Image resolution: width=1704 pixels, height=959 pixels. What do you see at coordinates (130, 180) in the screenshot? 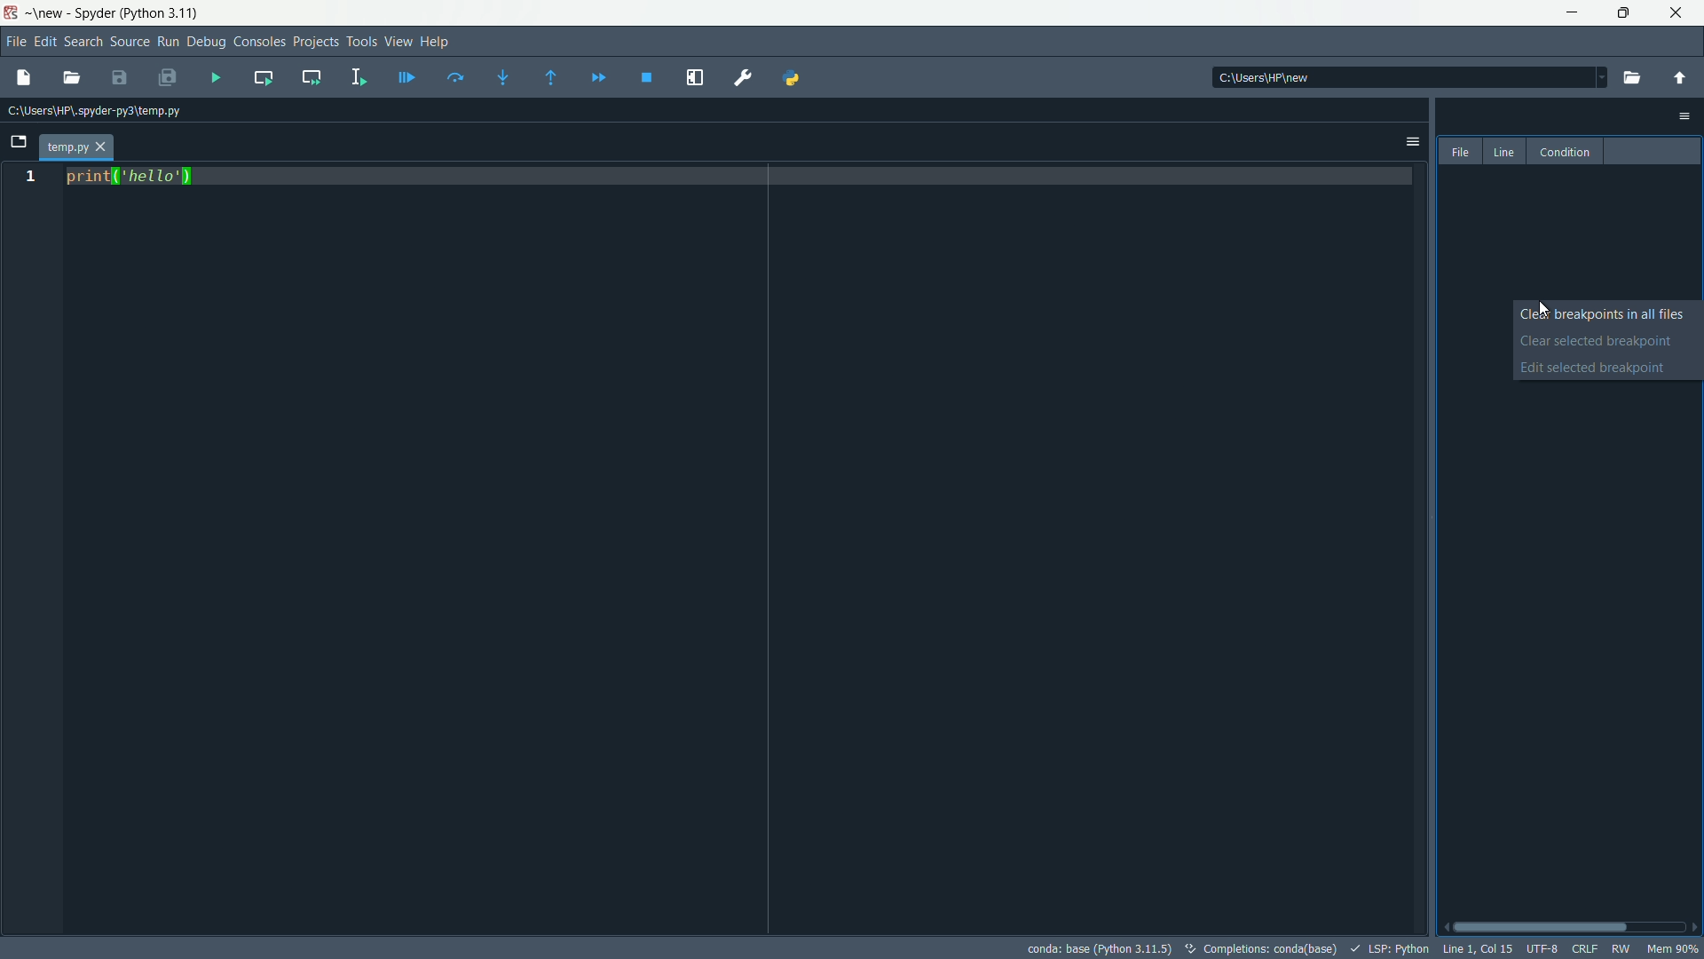
I see `print ('hello')` at bounding box center [130, 180].